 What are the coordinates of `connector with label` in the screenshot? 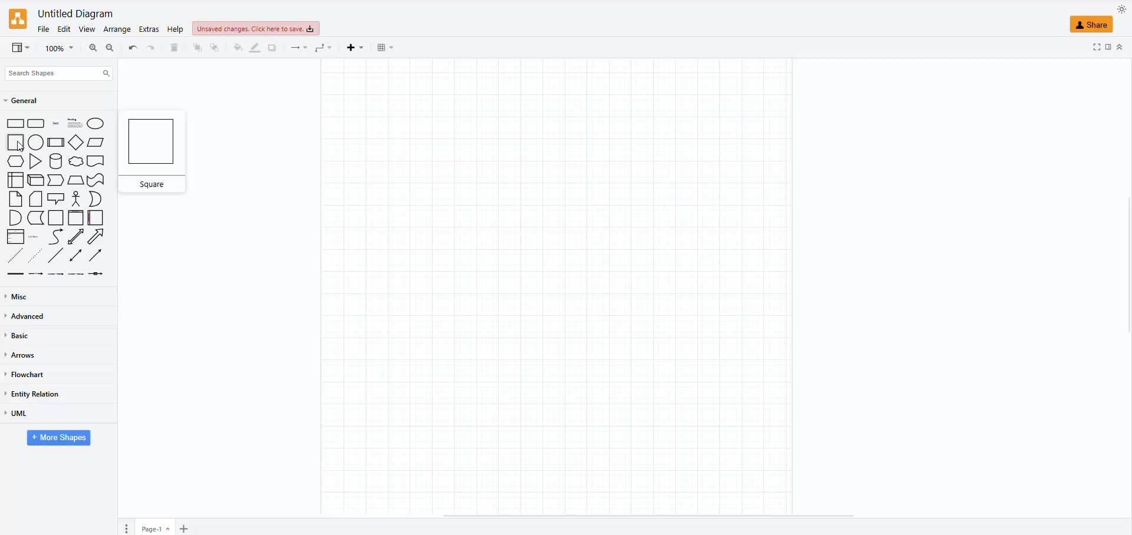 It's located at (37, 275).